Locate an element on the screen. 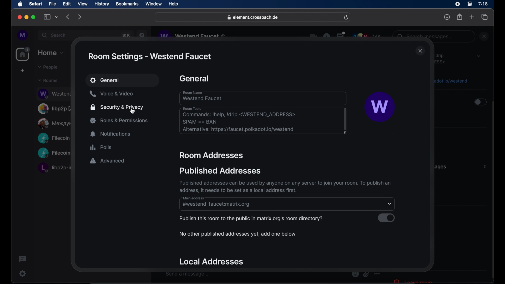 Image resolution: width=505 pixels, height=284 pixels. obscure is located at coordinates (54, 153).